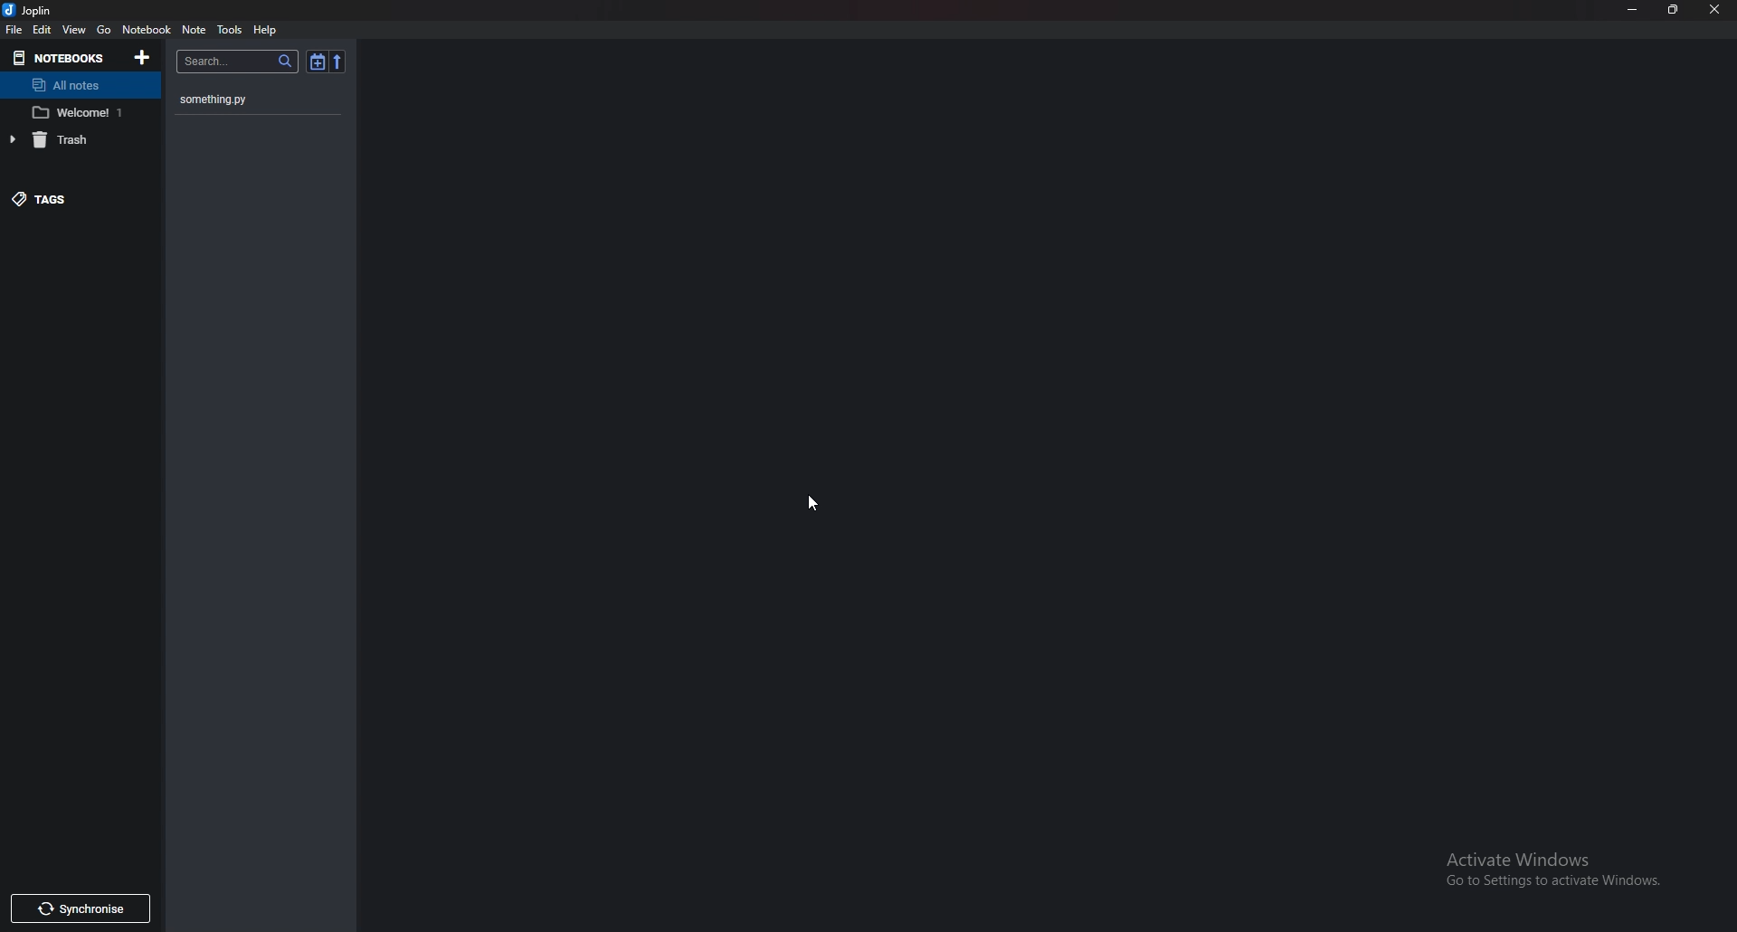 The image size is (1737, 932). I want to click on go, so click(104, 31).